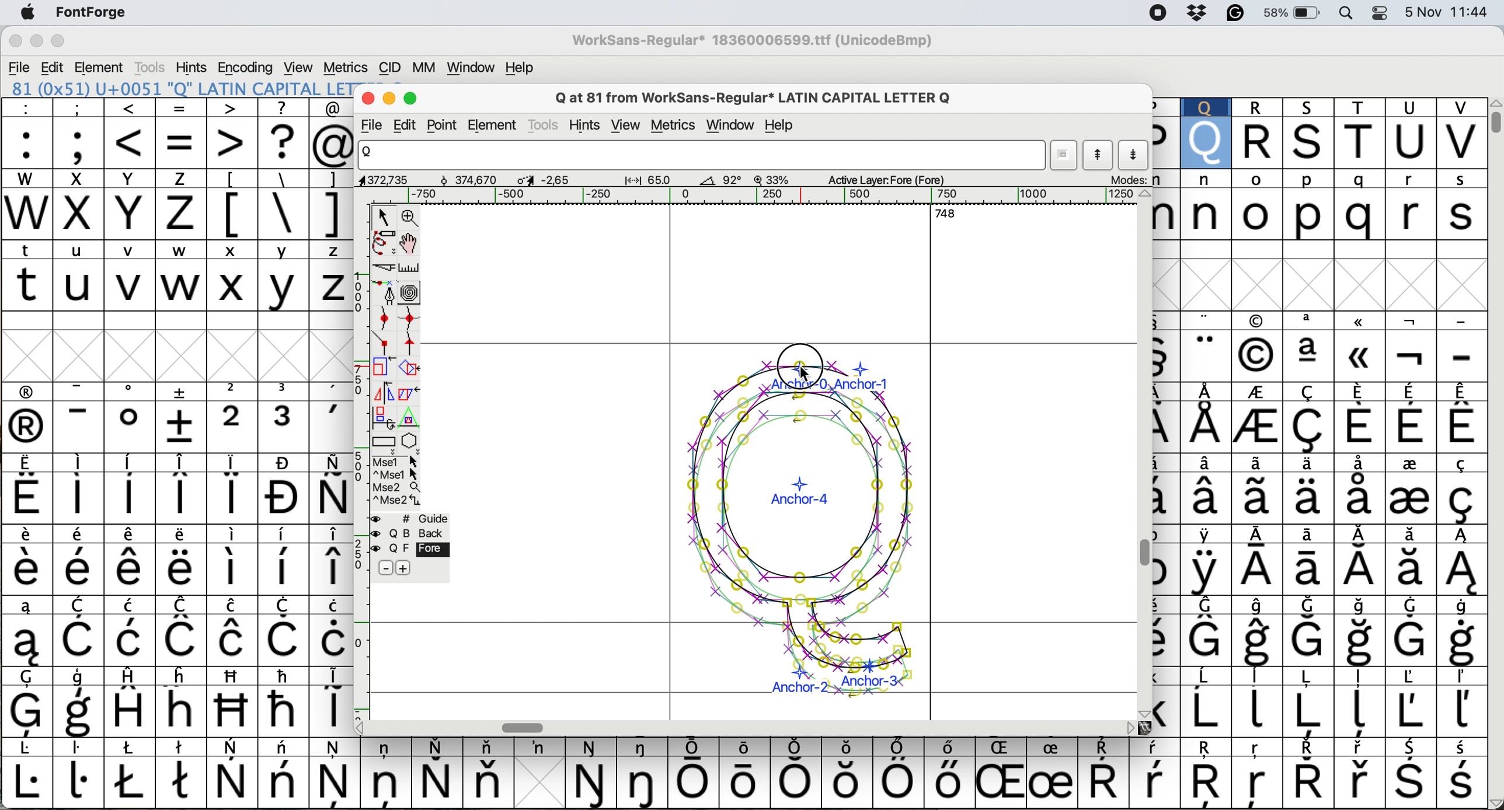  Describe the element at coordinates (385, 344) in the screenshot. I see `add a comer point` at that location.